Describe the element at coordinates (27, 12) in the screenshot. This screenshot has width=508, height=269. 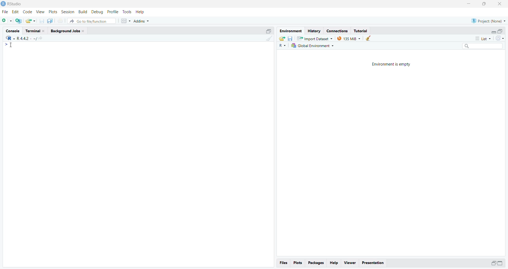
I see `Code` at that location.